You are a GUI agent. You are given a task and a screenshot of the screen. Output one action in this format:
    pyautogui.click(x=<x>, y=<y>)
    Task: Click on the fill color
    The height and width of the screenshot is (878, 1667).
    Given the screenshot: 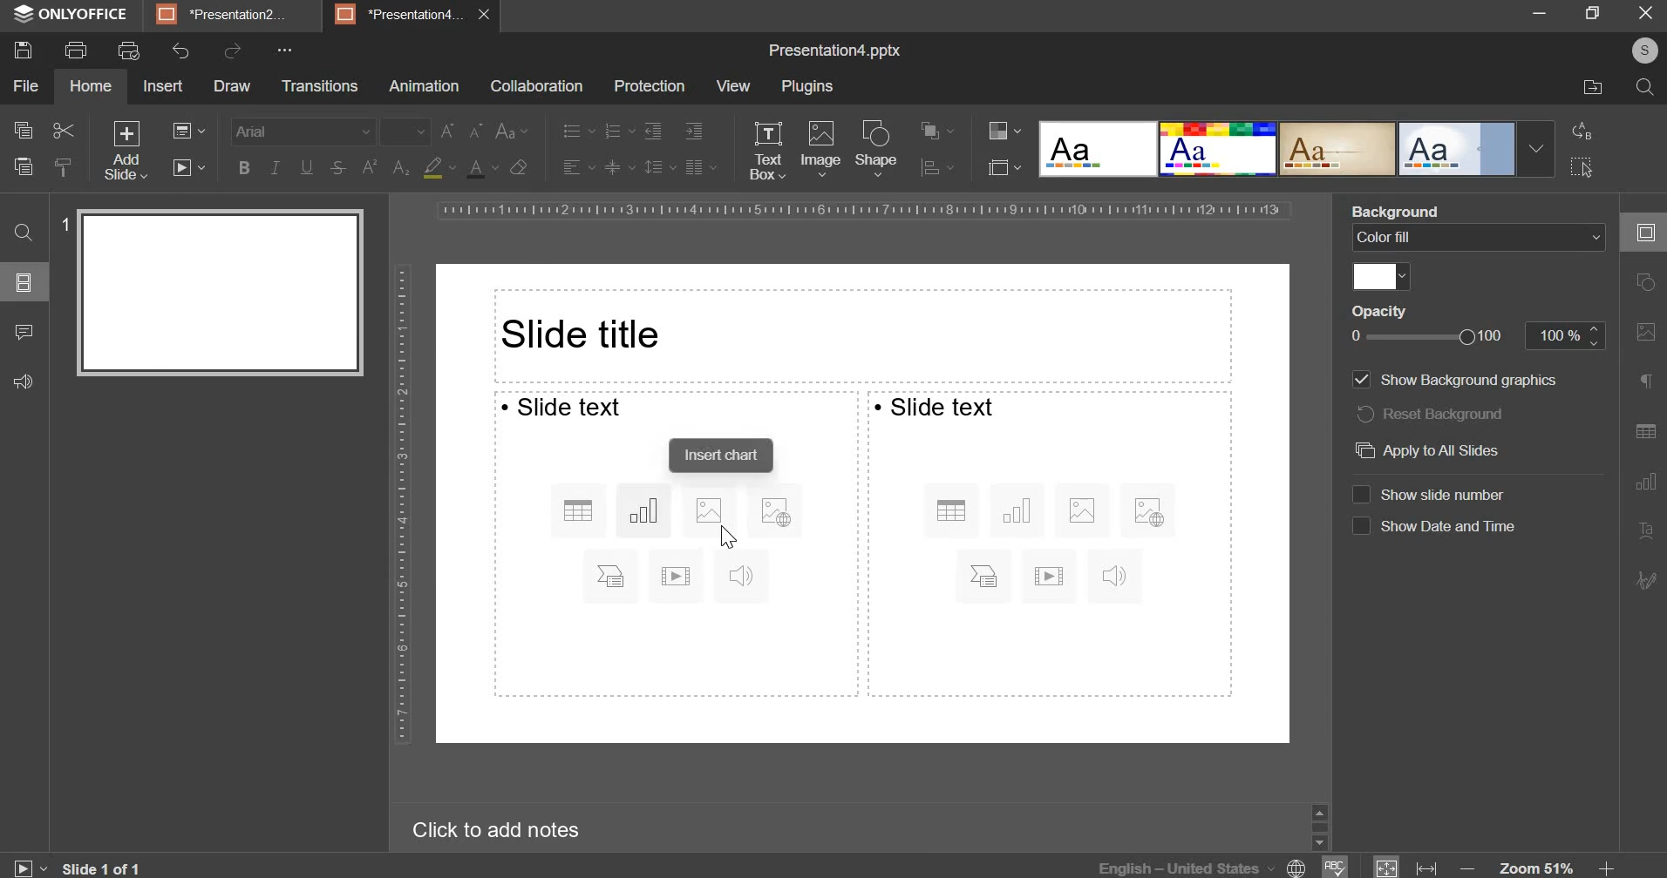 What is the action you would take?
    pyautogui.click(x=1381, y=277)
    